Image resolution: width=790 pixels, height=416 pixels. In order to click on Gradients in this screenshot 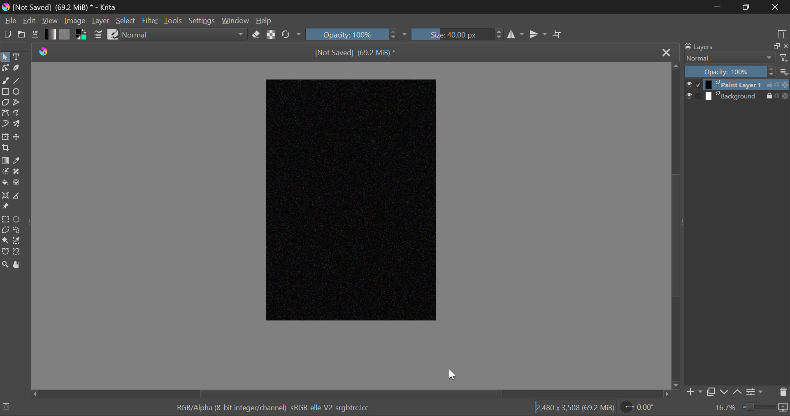, I will do `click(50, 34)`.